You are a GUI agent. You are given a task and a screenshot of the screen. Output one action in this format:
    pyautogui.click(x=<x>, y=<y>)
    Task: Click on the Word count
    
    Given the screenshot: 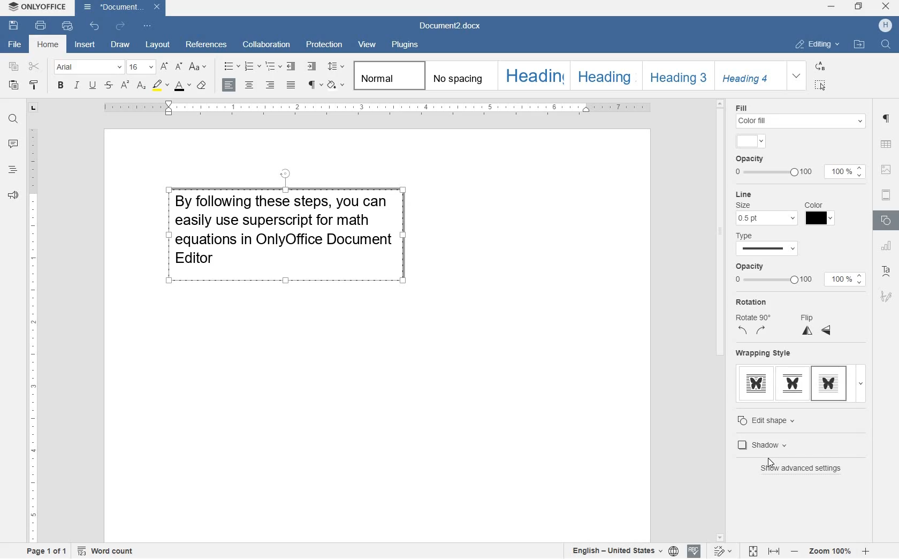 What is the action you would take?
    pyautogui.click(x=105, y=551)
    